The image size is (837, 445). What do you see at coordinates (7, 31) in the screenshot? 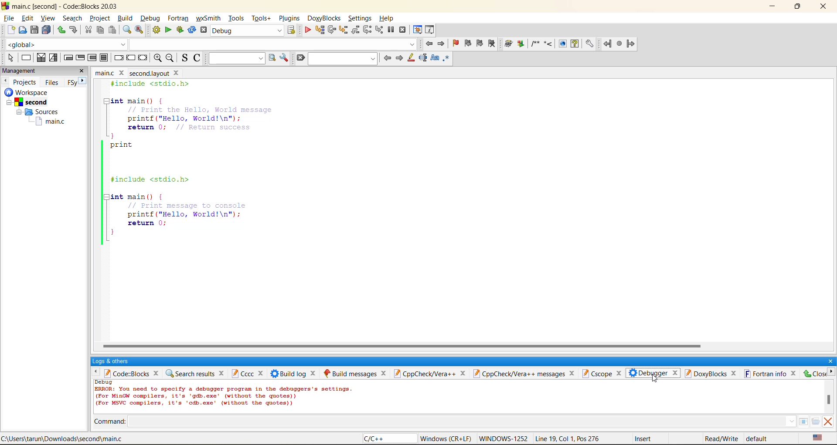
I see `new` at bounding box center [7, 31].